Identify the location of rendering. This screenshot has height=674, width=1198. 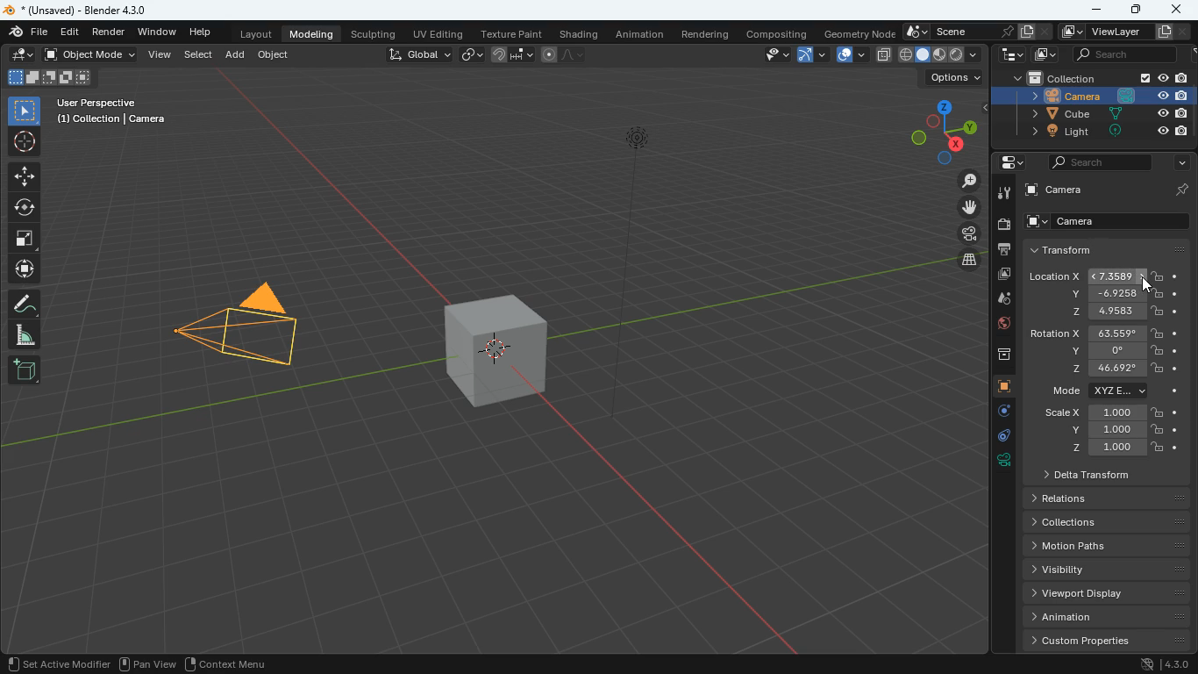
(706, 33).